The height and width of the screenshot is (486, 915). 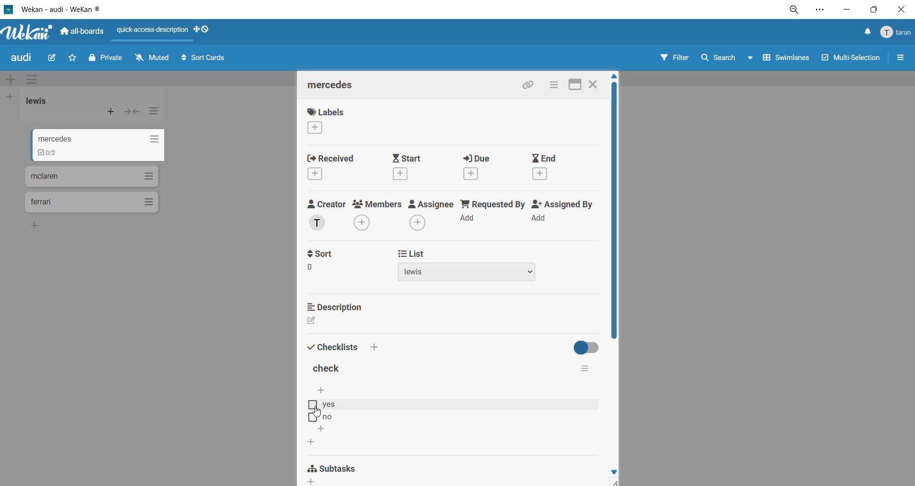 I want to click on vertical scroll bar, so click(x=618, y=211).